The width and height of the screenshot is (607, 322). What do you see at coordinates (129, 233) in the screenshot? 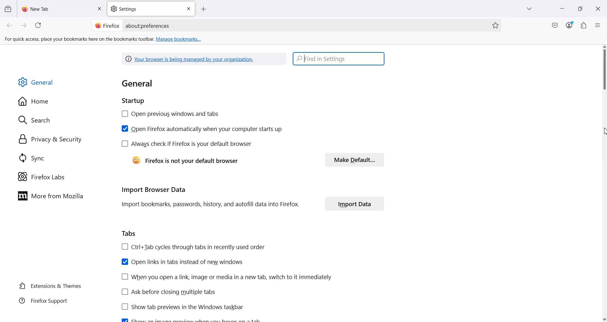
I see `Tabs` at bounding box center [129, 233].